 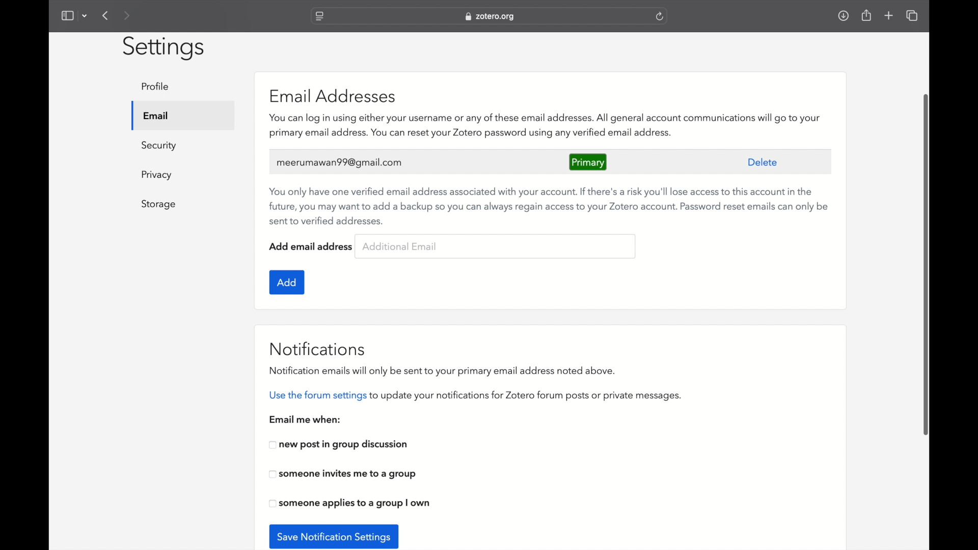 I want to click on someone applies to a group i own , so click(x=349, y=504).